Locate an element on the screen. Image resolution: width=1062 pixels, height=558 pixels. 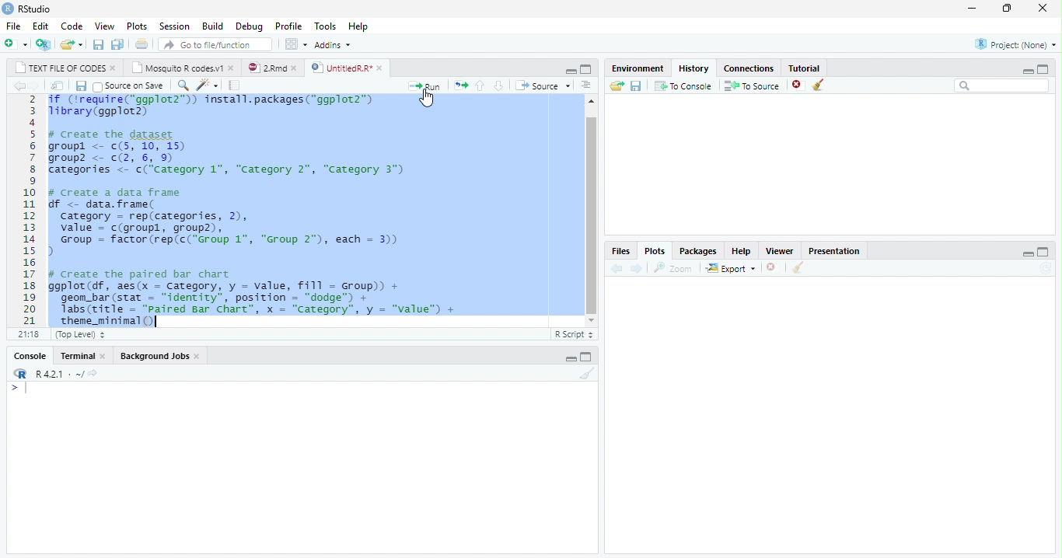
code is located at coordinates (69, 25).